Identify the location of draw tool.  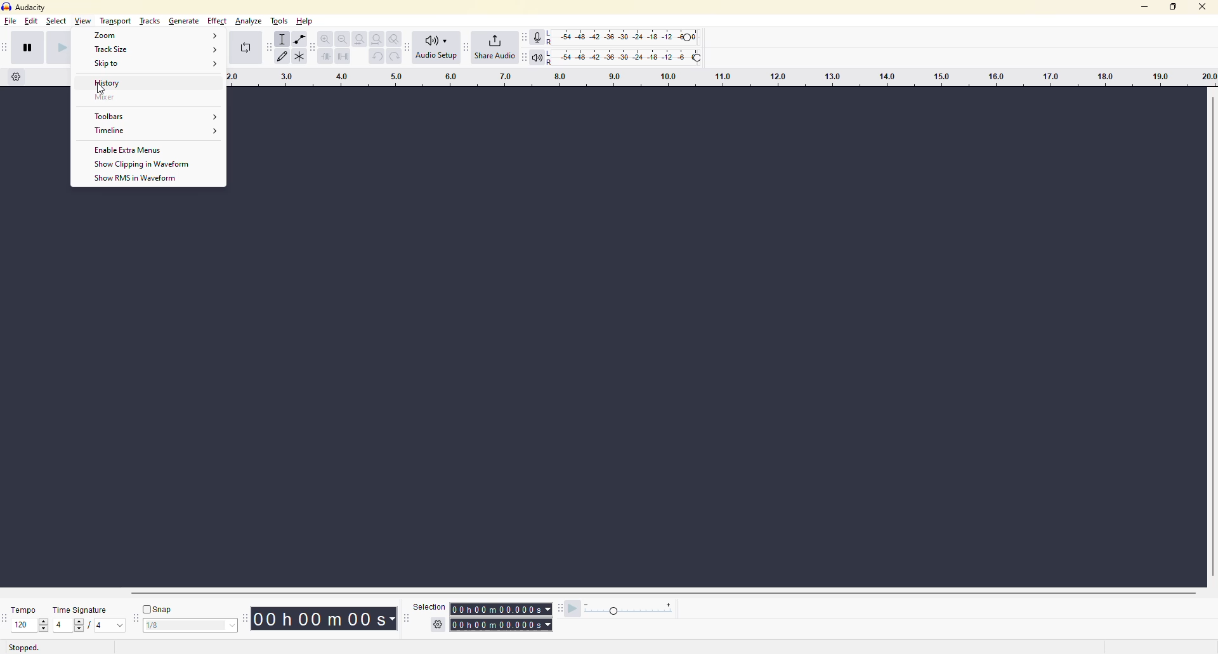
(285, 58).